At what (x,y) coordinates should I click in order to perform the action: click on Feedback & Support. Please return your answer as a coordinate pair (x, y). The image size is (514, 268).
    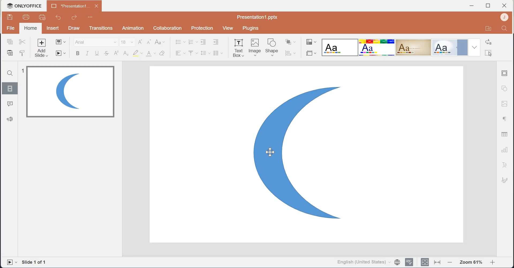
    Looking at the image, I should click on (10, 119).